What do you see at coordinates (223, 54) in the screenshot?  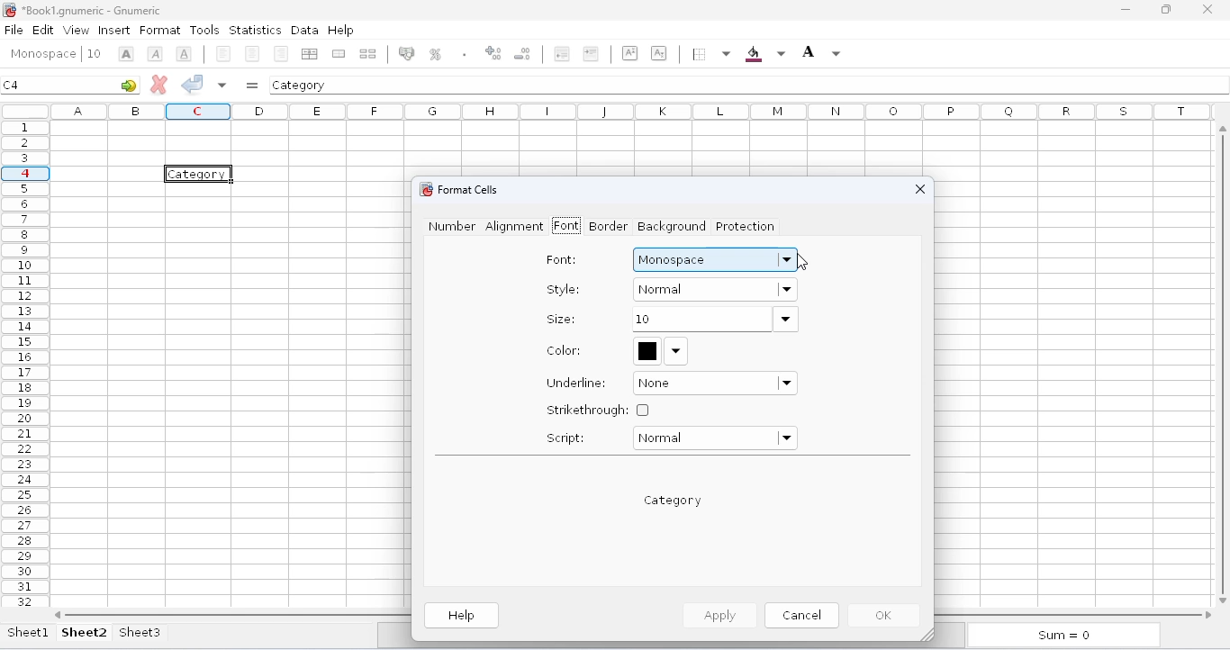 I see `align left` at bounding box center [223, 54].